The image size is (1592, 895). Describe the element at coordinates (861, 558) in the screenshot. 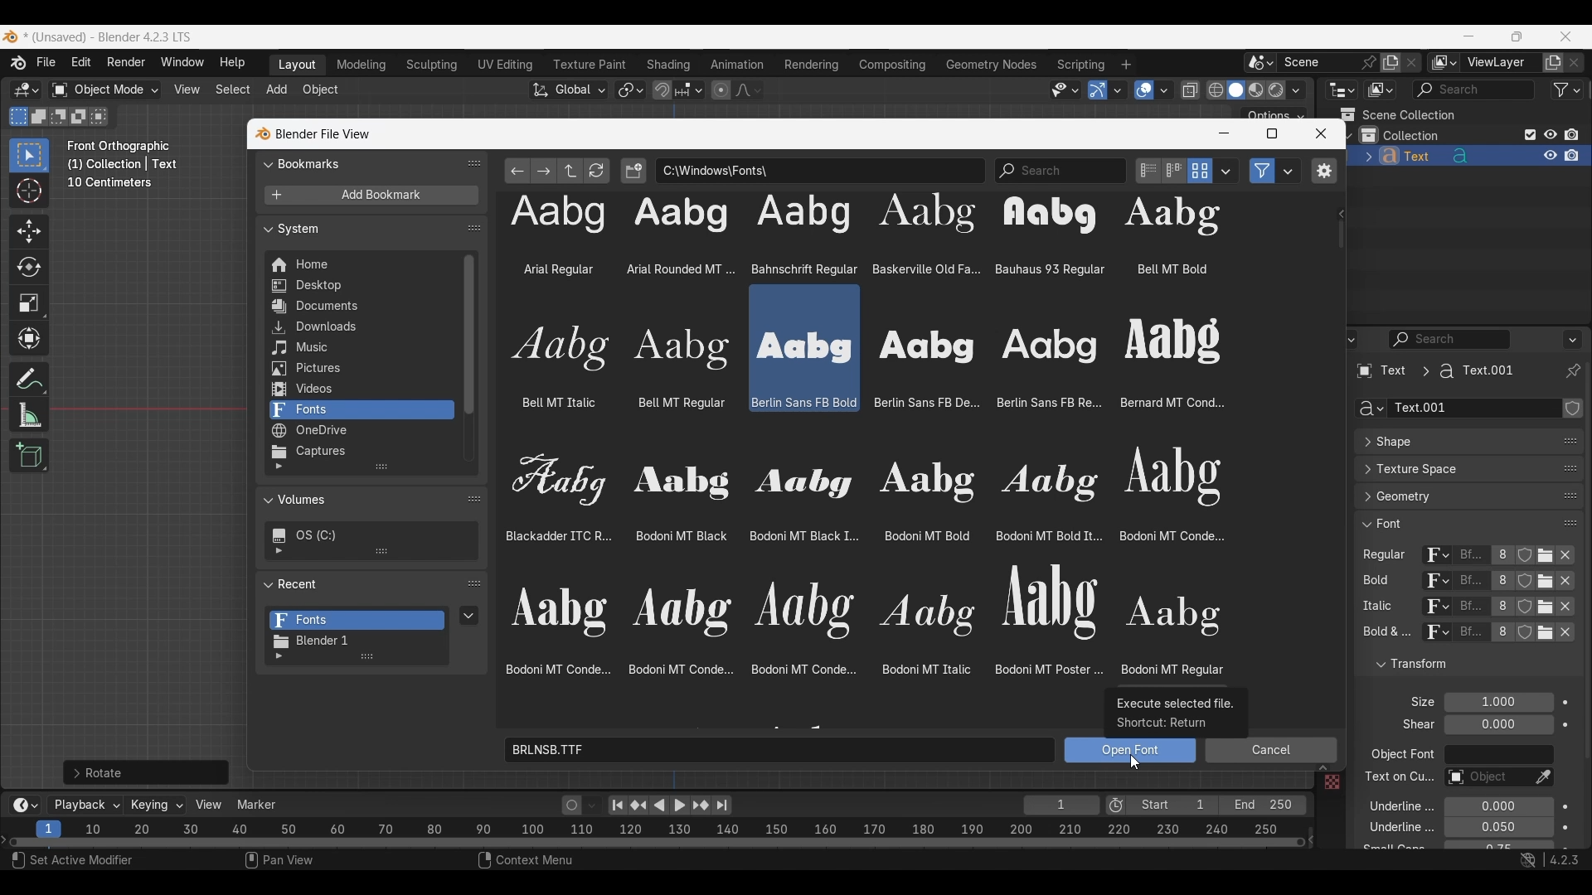

I see `Font options` at that location.